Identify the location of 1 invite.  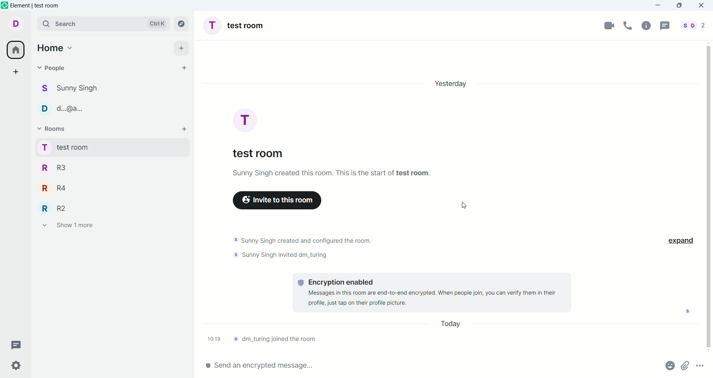
(184, 68).